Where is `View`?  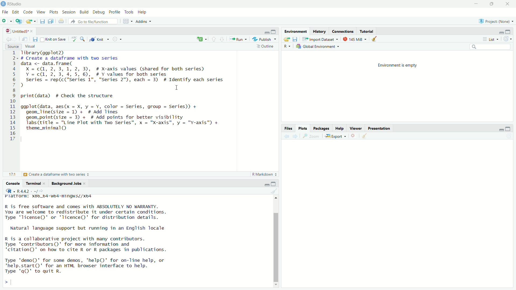
View is located at coordinates (41, 13).